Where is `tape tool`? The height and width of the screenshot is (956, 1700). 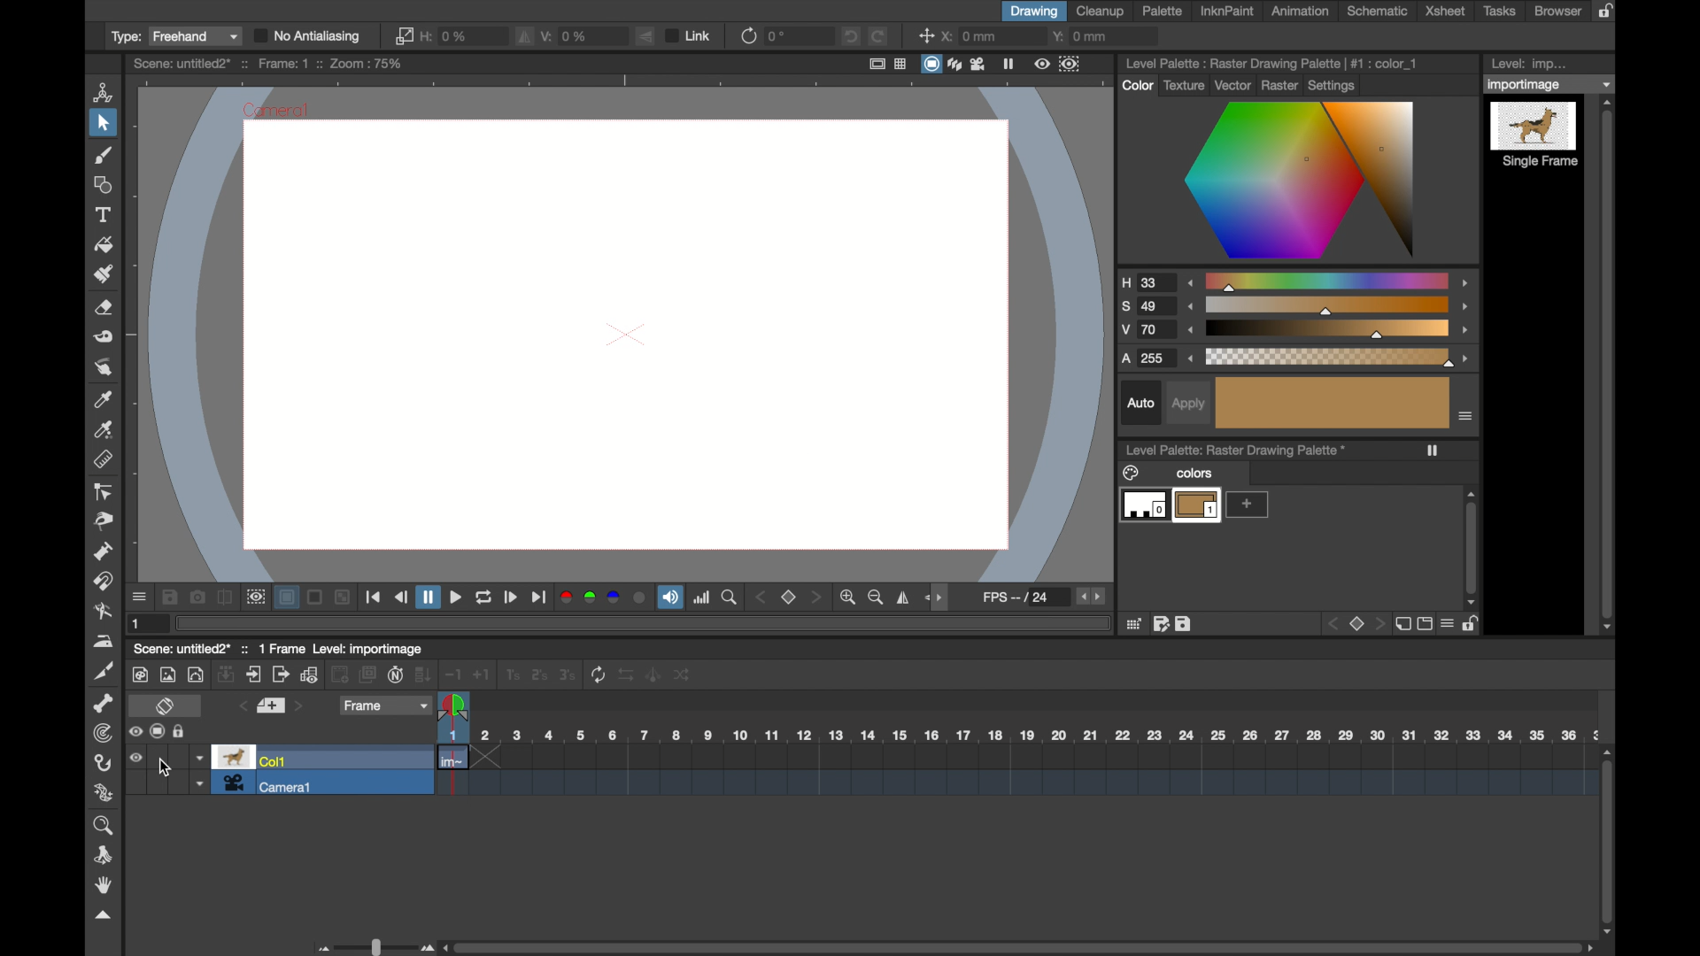
tape tool is located at coordinates (103, 337).